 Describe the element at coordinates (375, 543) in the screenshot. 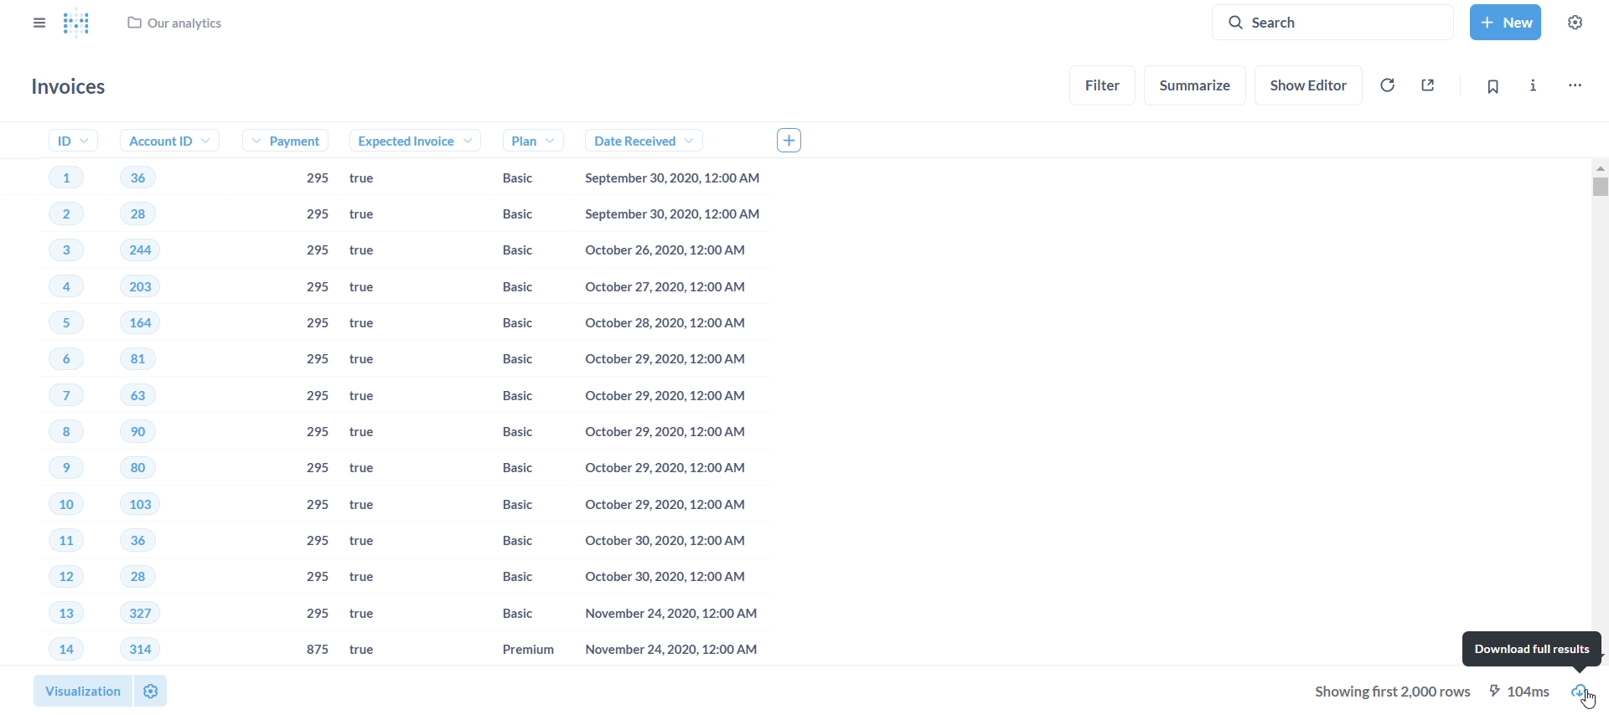

I see `true` at that location.